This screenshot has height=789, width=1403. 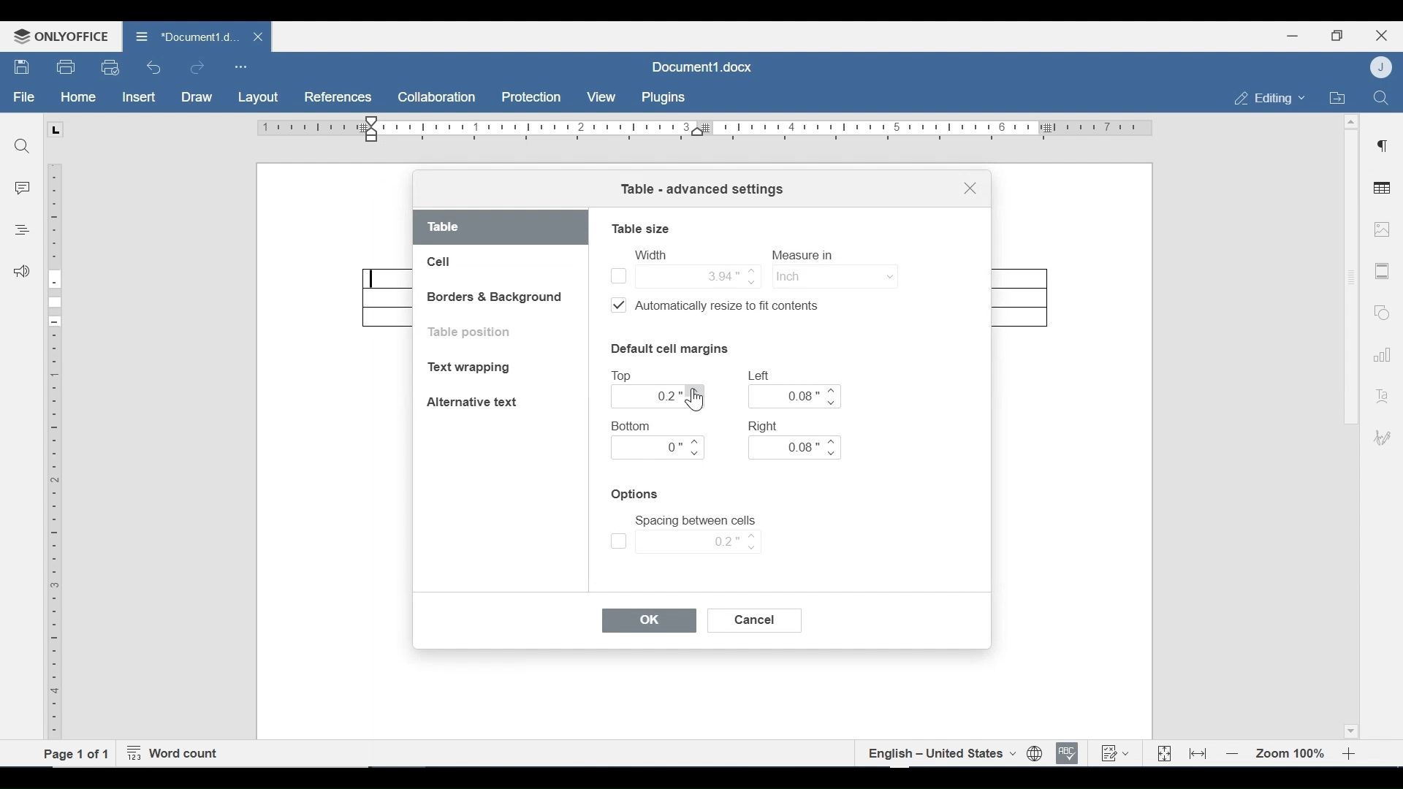 What do you see at coordinates (796, 396) in the screenshot?
I see `0.08` at bounding box center [796, 396].